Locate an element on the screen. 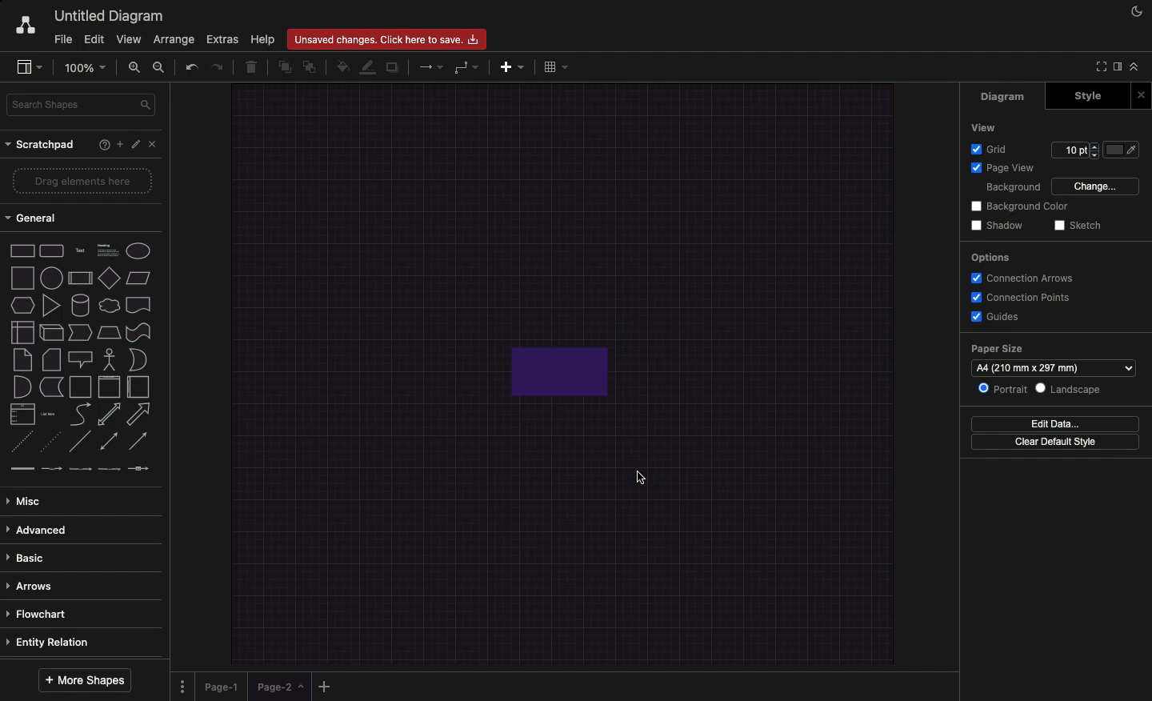 Image resolution: width=1152 pixels, height=701 pixels. More shapes is located at coordinates (86, 677).